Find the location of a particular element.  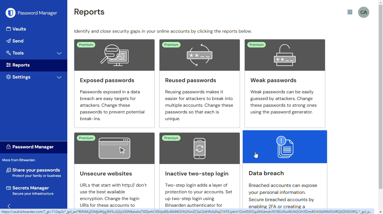

https://vault.bitwarden.com/?_gl=1*i2zp2c*_gcl_aw*ronmlje3mjk4njg3mtcuq2pn2nmzcszu2dhrxsznqz1lttxjydnv1zm05sfzqc0hedmdny01bsunwwum20hjfzmt4svhsb0nmouirqxzex0jerq,,*gcla.,,, is located at coordinates (187, 212).